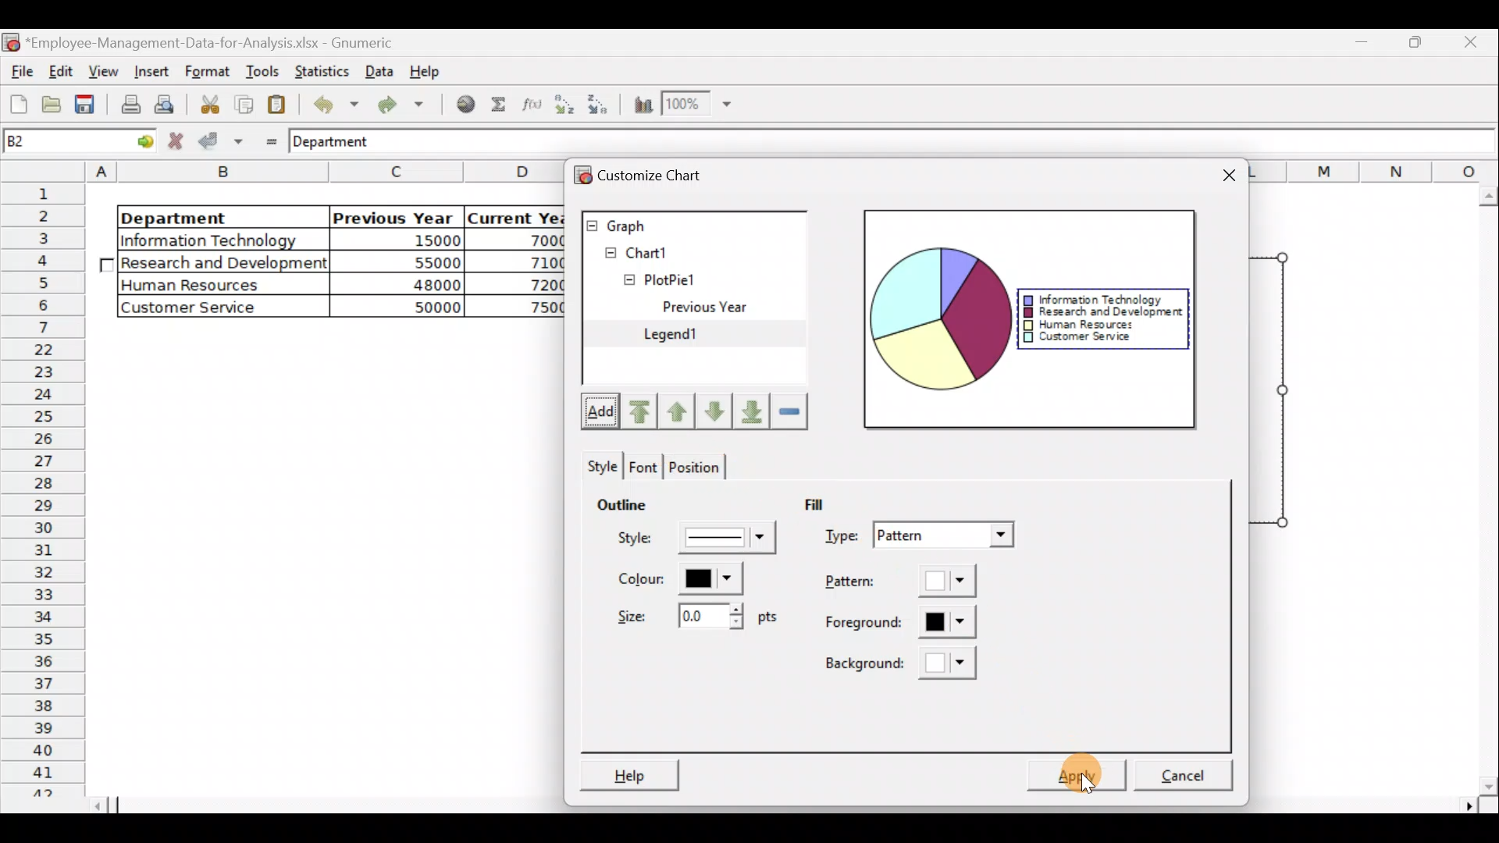 Image resolution: width=1499 pixels, height=843 pixels. I want to click on Insert hyperlink, so click(467, 105).